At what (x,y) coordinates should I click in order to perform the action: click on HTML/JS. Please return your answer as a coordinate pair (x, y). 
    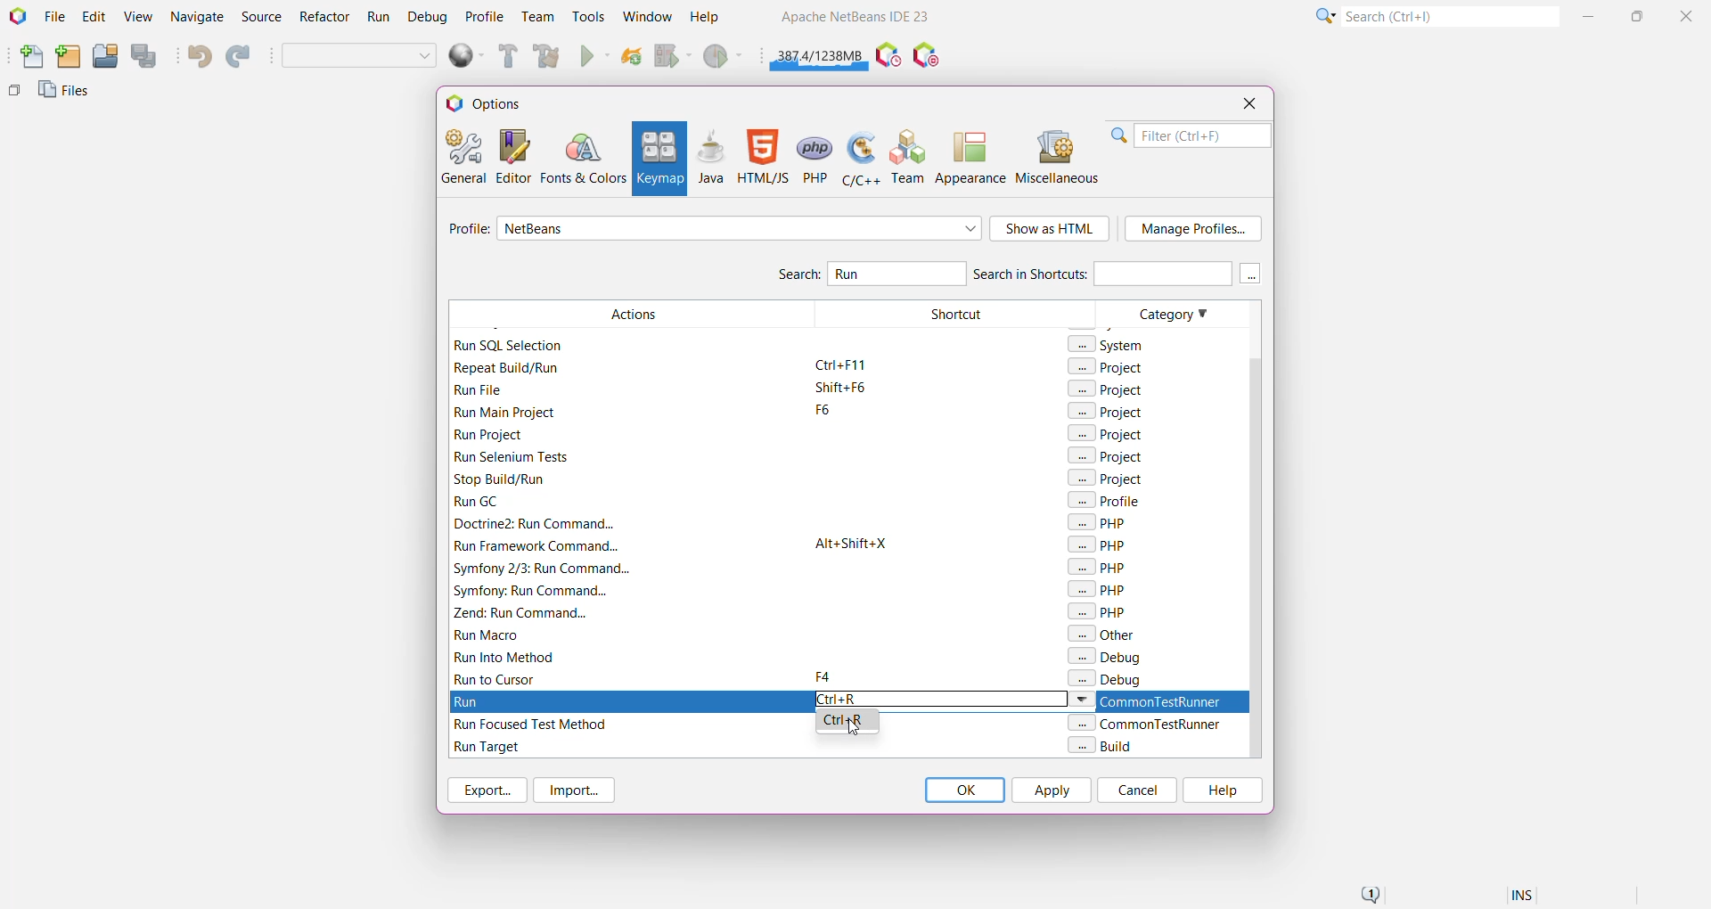
    Looking at the image, I should click on (762, 157).